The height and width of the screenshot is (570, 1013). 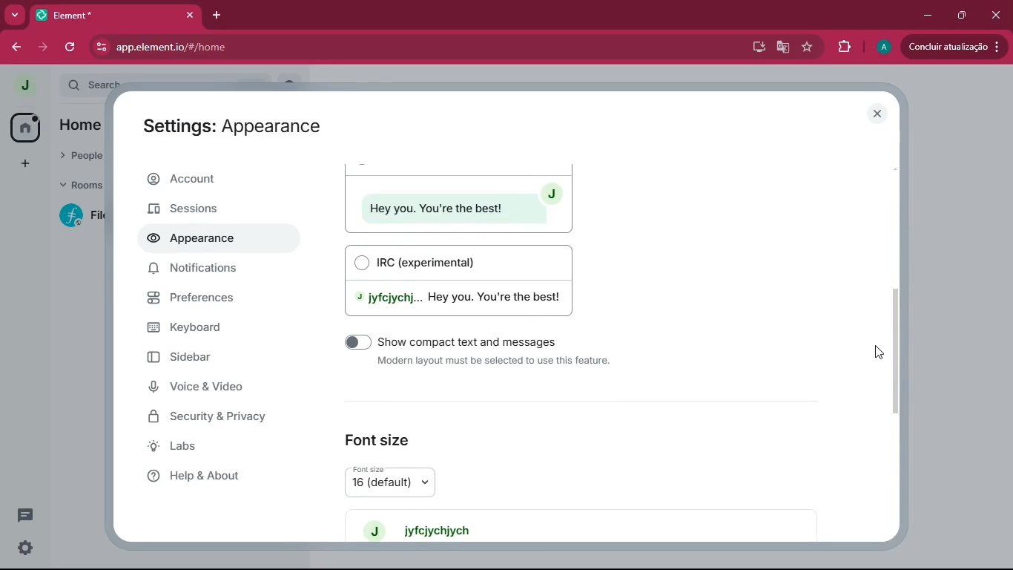 What do you see at coordinates (756, 47) in the screenshot?
I see `desktop` at bounding box center [756, 47].